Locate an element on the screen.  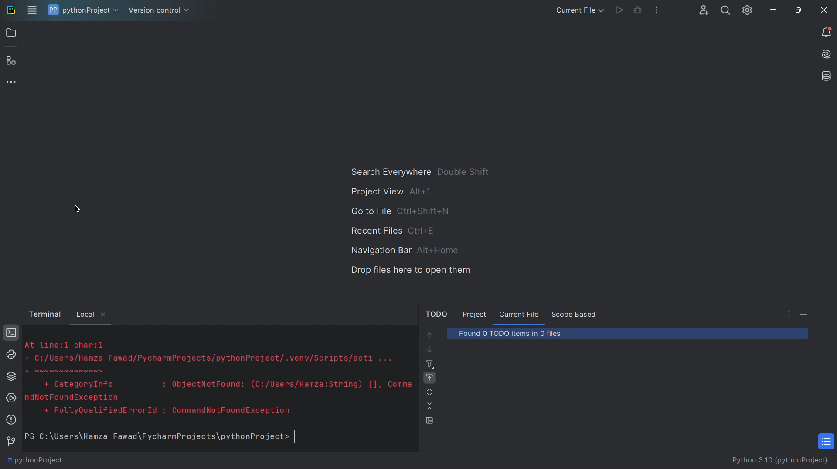
Structure is located at coordinates (12, 60).